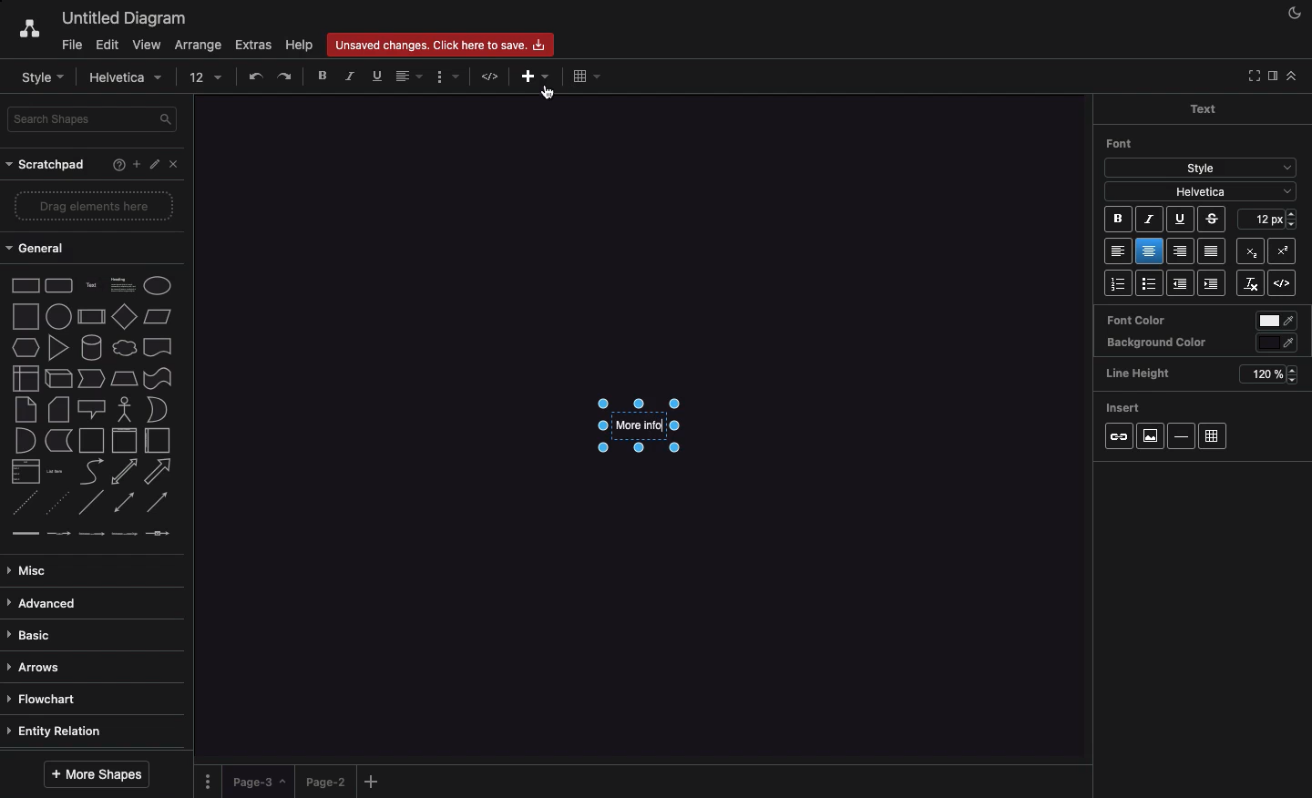 The height and width of the screenshot is (798, 1312). Describe the element at coordinates (1184, 435) in the screenshot. I see `Horizontal` at that location.